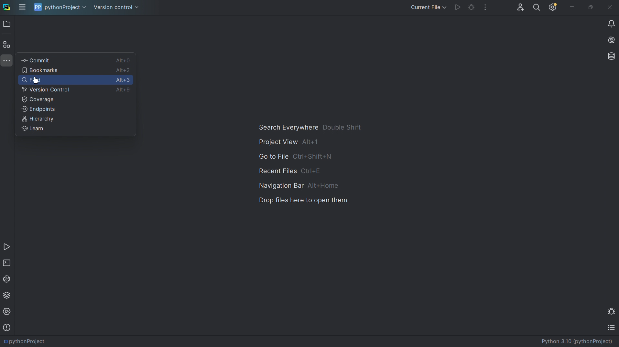 The width and height of the screenshot is (619, 347). Describe the element at coordinates (6, 6) in the screenshot. I see `PyCharm logo` at that location.